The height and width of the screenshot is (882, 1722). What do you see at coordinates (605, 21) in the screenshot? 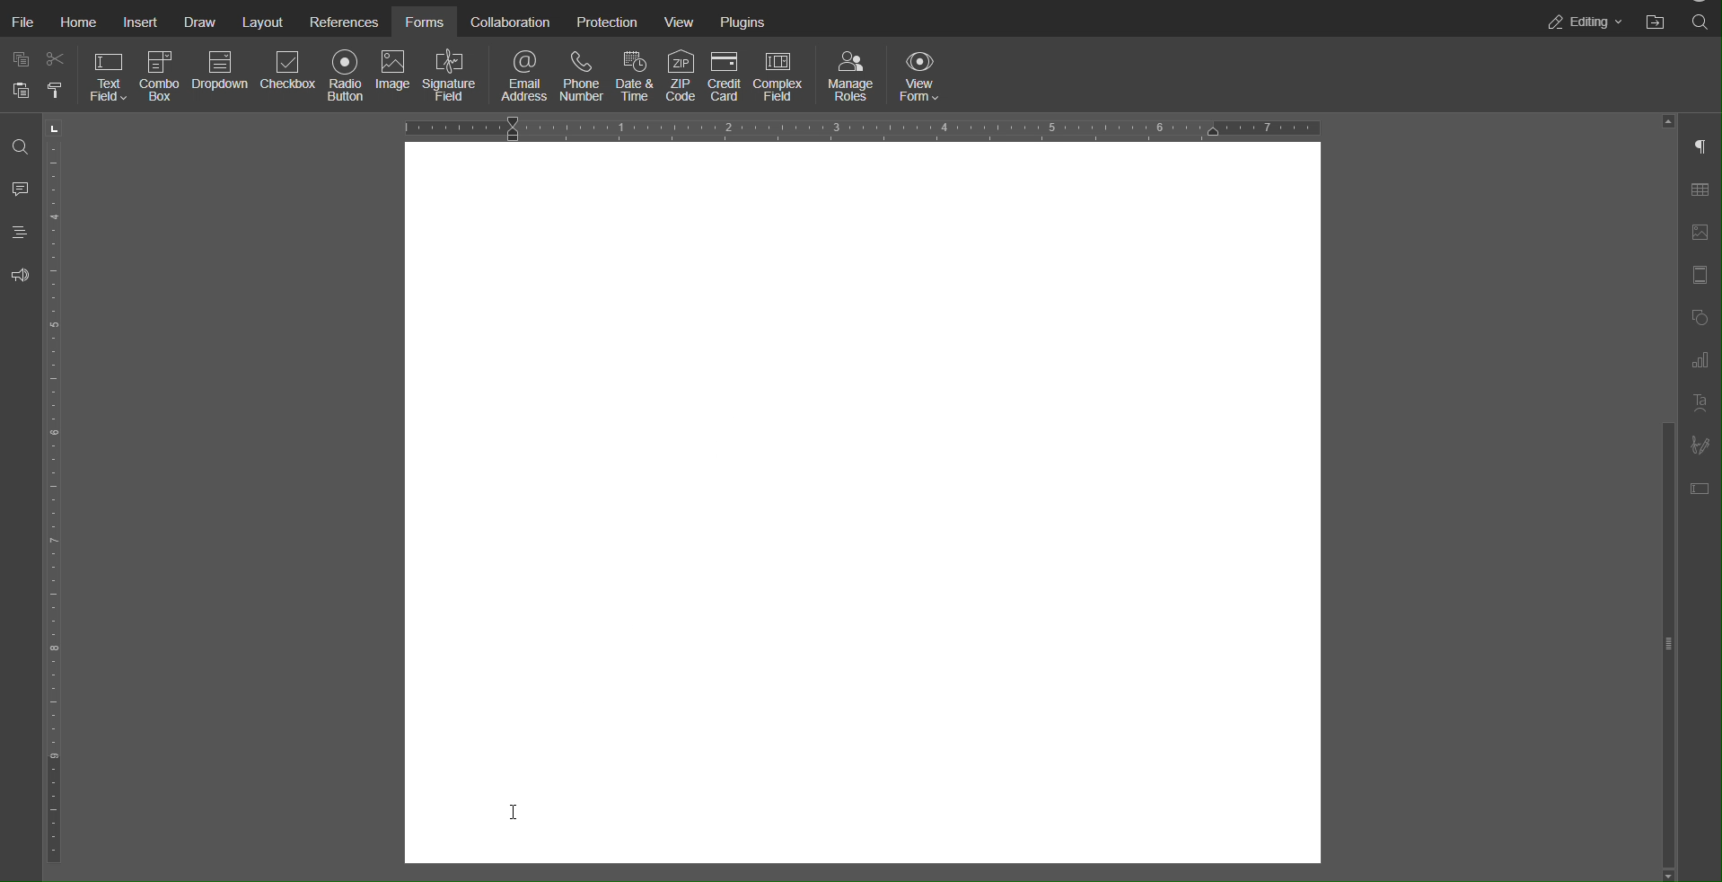
I see `Protection` at bounding box center [605, 21].